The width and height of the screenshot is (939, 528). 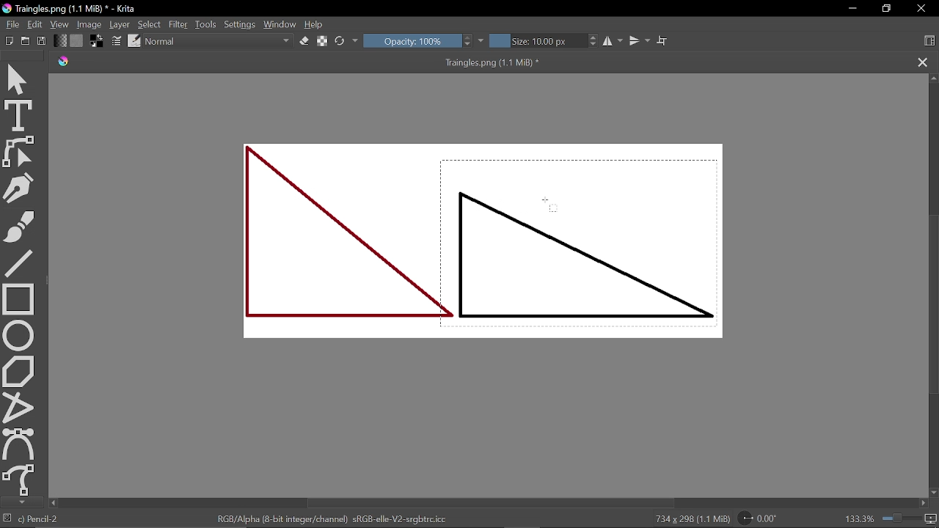 What do you see at coordinates (97, 41) in the screenshot?
I see `Background color` at bounding box center [97, 41].